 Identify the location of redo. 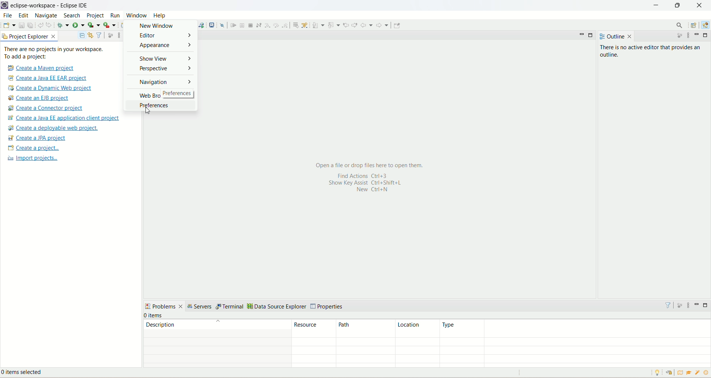
(50, 25).